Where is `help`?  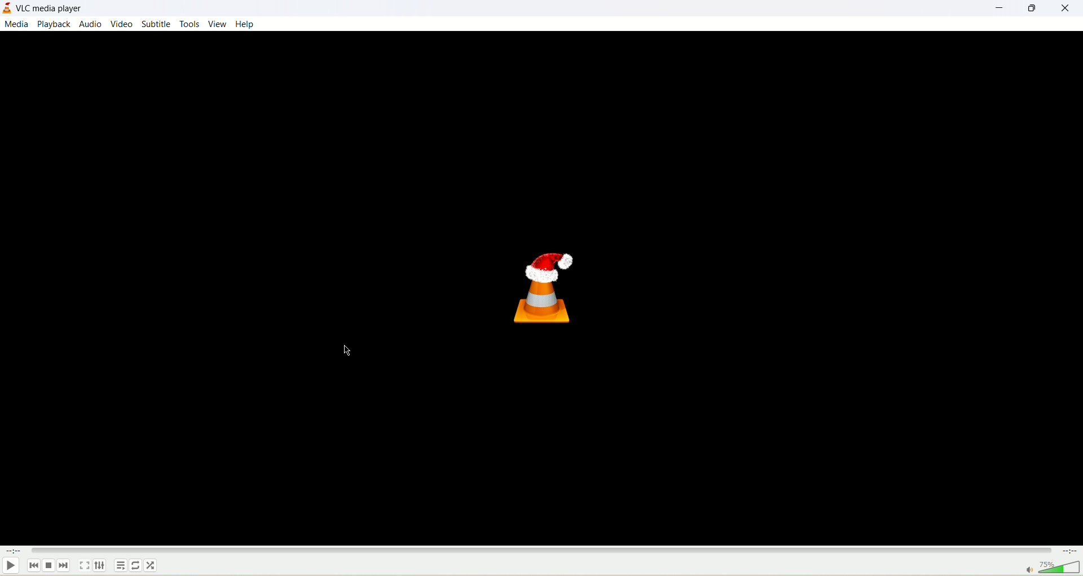
help is located at coordinates (244, 23).